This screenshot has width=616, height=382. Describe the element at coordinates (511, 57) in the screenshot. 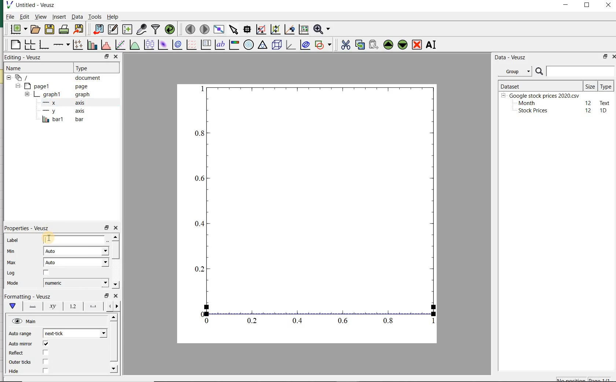

I see `Data - Veusz` at that location.